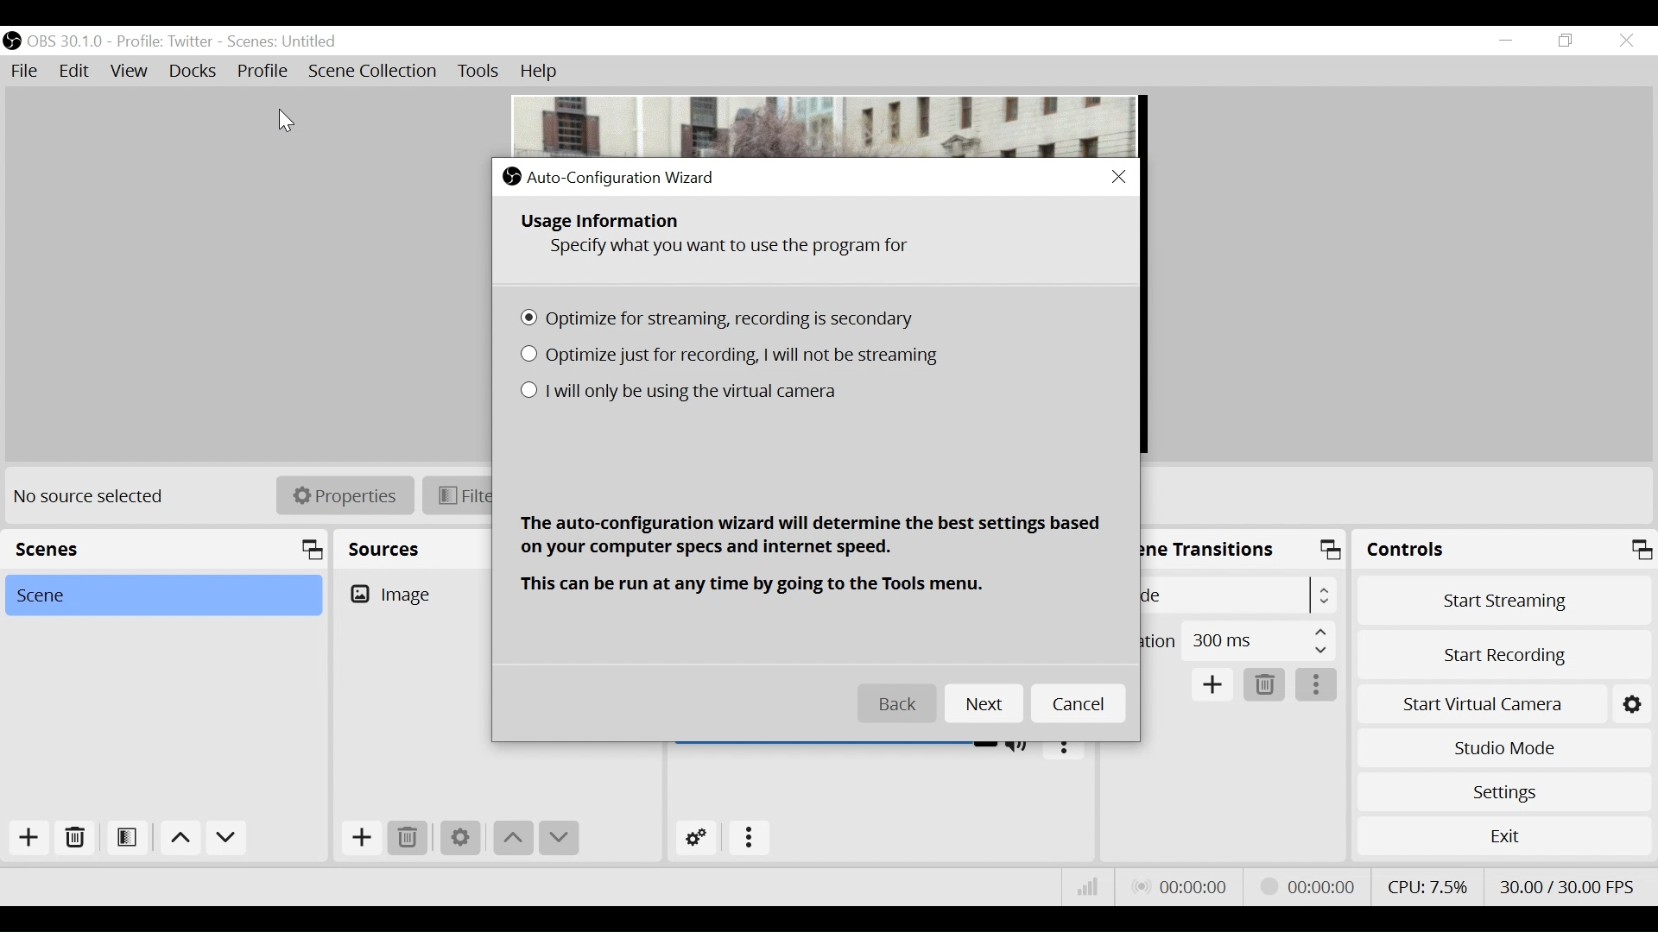 The width and height of the screenshot is (1658, 932). Describe the element at coordinates (1087, 889) in the screenshot. I see `Bitrate` at that location.